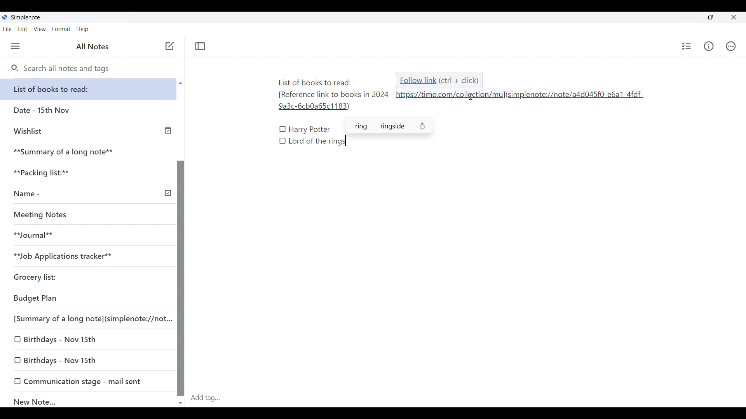 The image size is (746, 419). What do you see at coordinates (23, 29) in the screenshot?
I see `Edit` at bounding box center [23, 29].